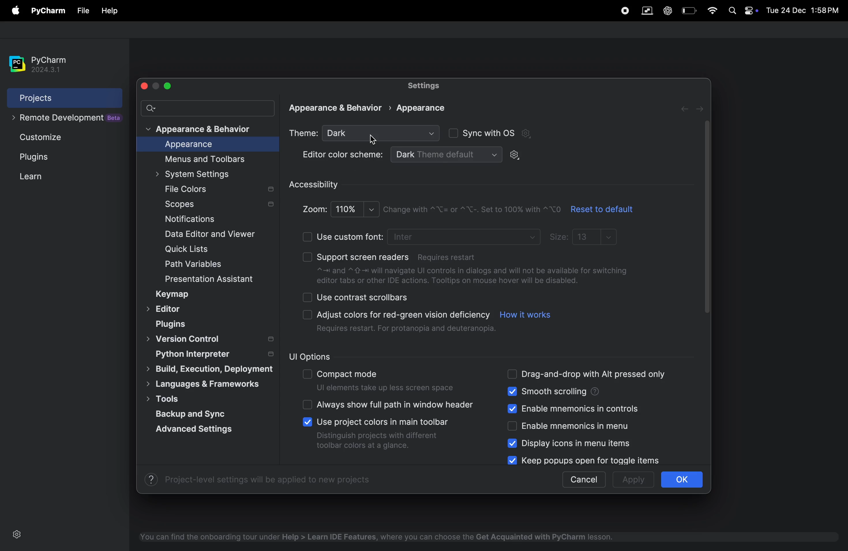 This screenshot has width=848, height=551. What do you see at coordinates (682, 480) in the screenshot?
I see `ok` at bounding box center [682, 480].